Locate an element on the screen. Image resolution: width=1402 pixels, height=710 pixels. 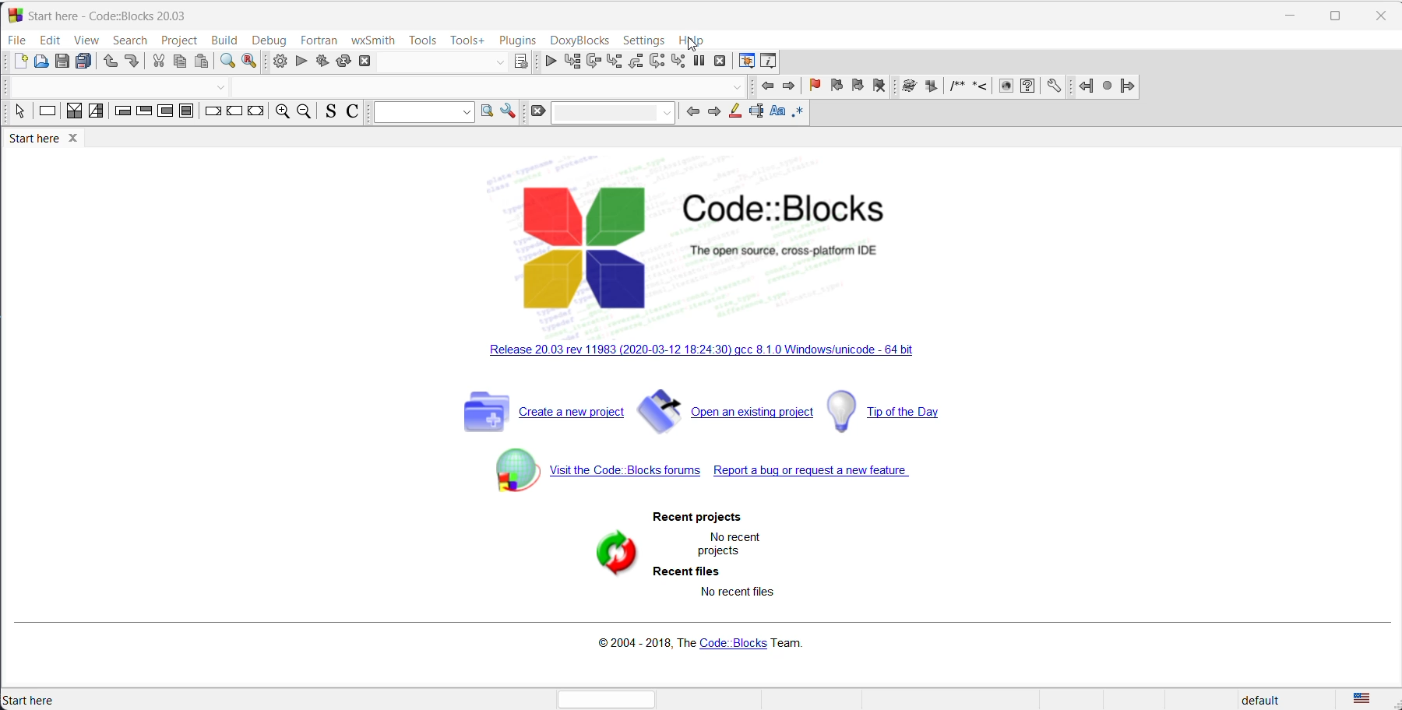
project is located at coordinates (179, 40).